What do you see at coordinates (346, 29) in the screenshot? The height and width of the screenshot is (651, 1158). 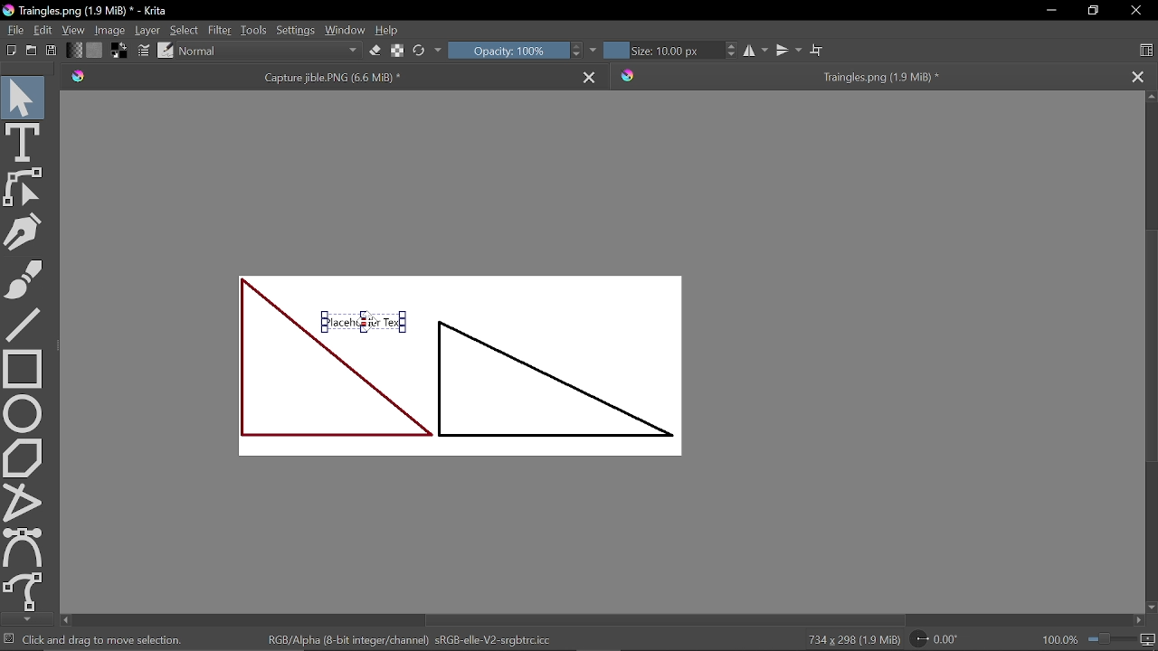 I see `Window` at bounding box center [346, 29].